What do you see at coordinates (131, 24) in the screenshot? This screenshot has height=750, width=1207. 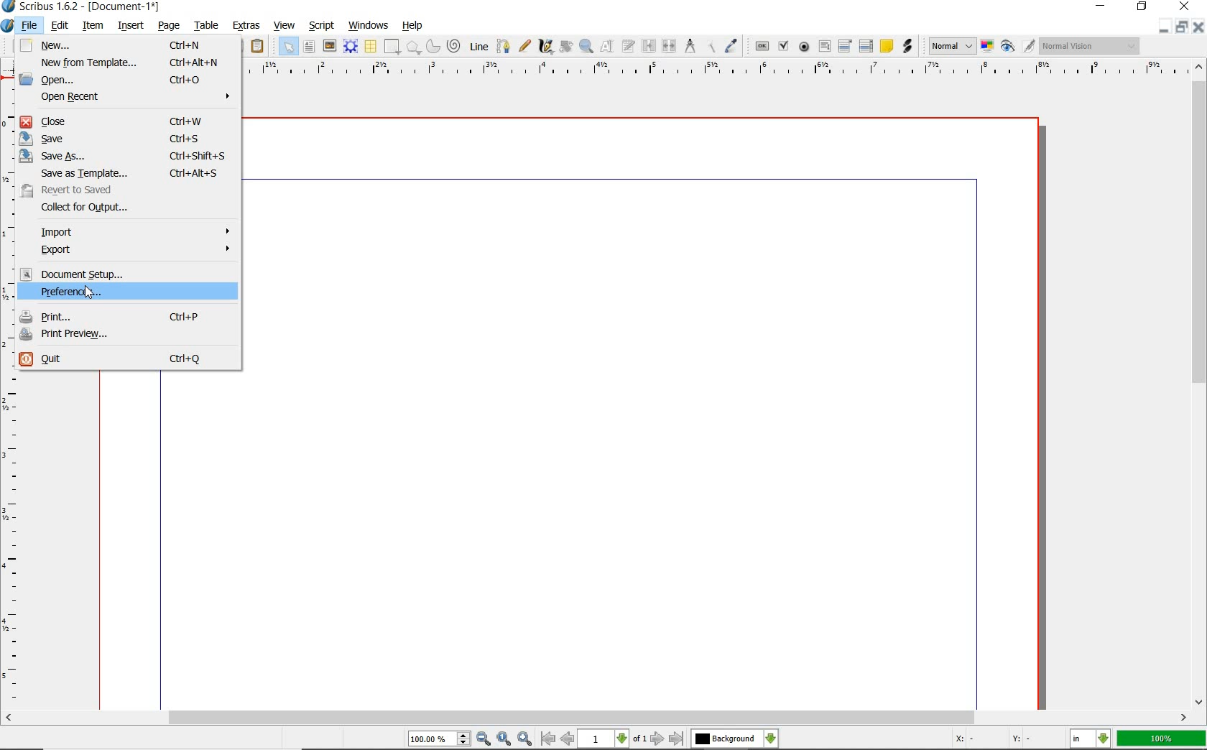 I see `insert` at bounding box center [131, 24].